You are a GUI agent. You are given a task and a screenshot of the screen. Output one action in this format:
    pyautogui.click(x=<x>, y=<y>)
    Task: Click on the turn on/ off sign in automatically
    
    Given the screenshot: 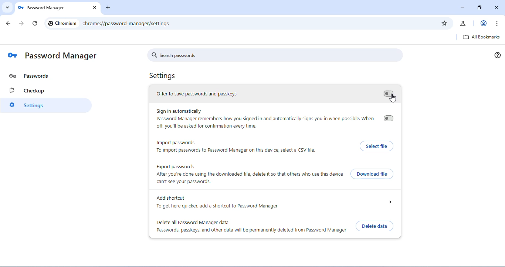 What is the action you would take?
    pyautogui.click(x=389, y=118)
    